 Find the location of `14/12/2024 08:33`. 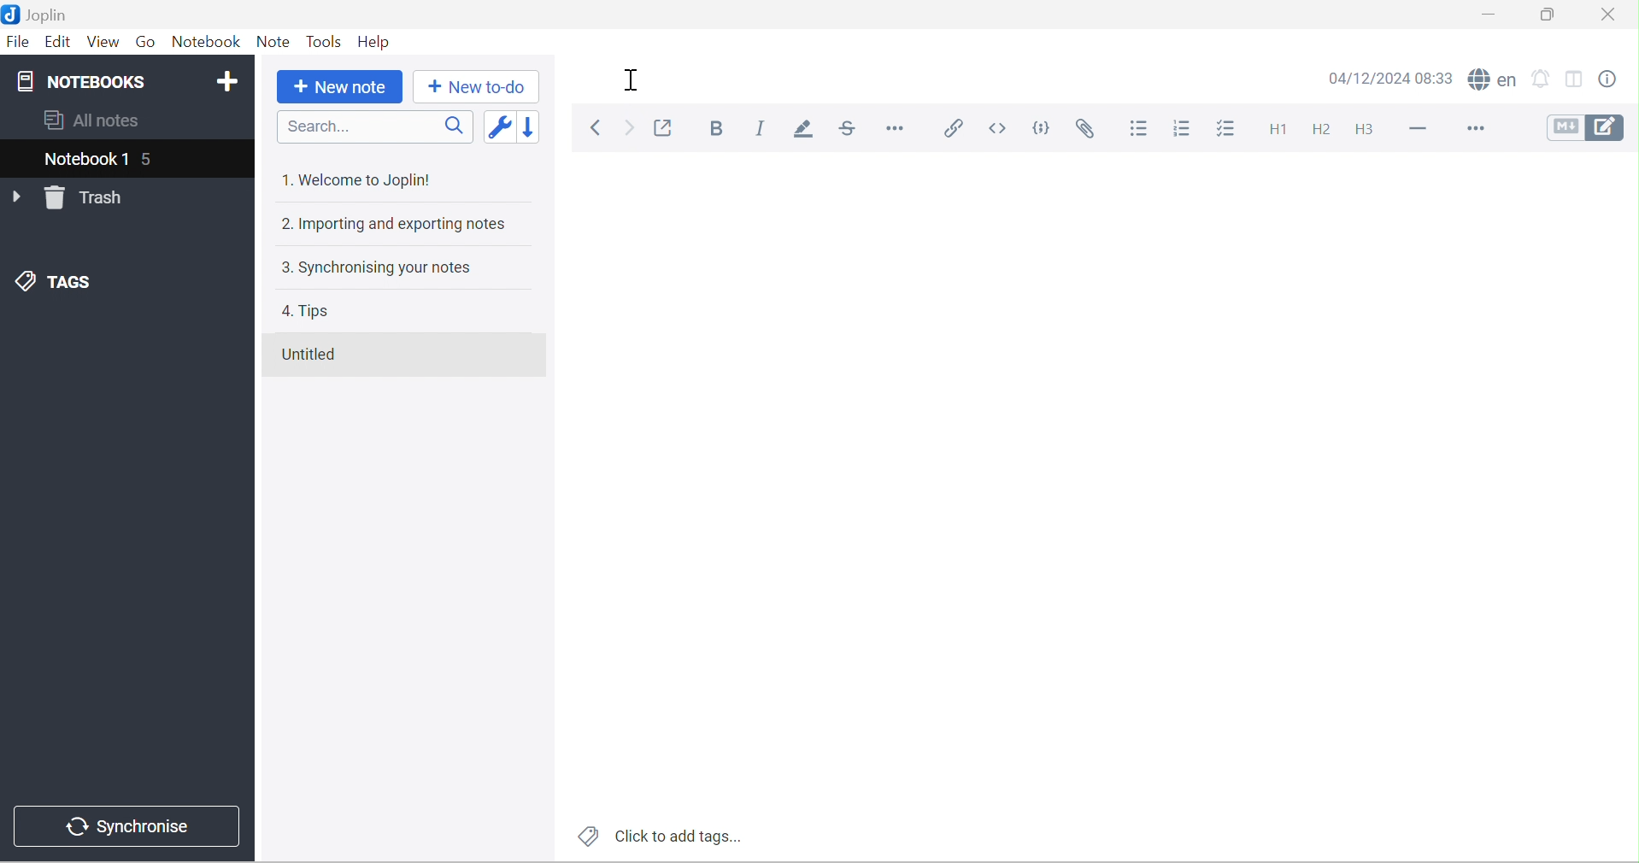

14/12/2024 08:33 is located at coordinates (1389, 79).